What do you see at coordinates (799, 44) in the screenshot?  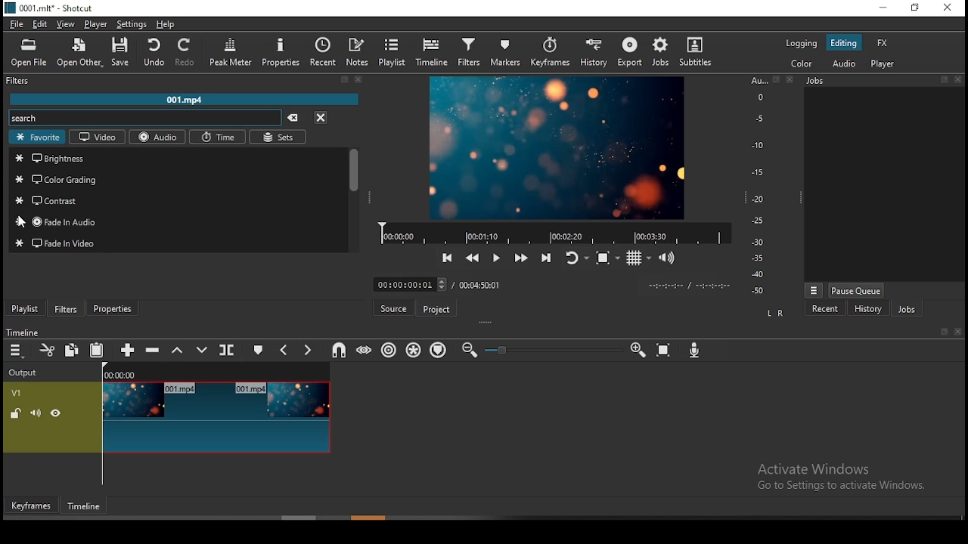 I see `logging` at bounding box center [799, 44].